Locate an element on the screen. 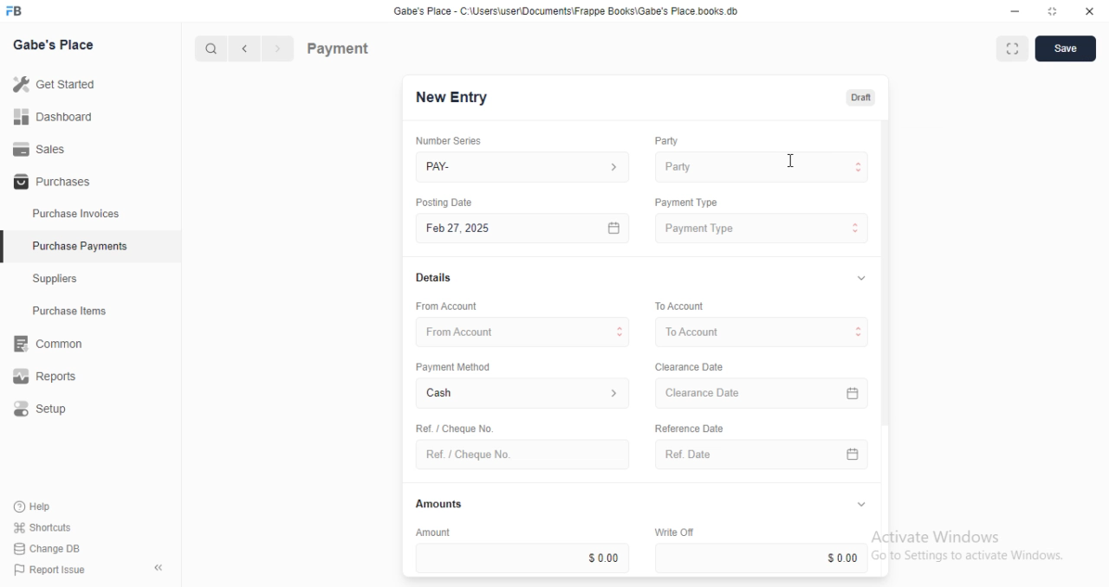 This screenshot has width=1109, height=587. vertical scroll bar is located at coordinates (885, 349).